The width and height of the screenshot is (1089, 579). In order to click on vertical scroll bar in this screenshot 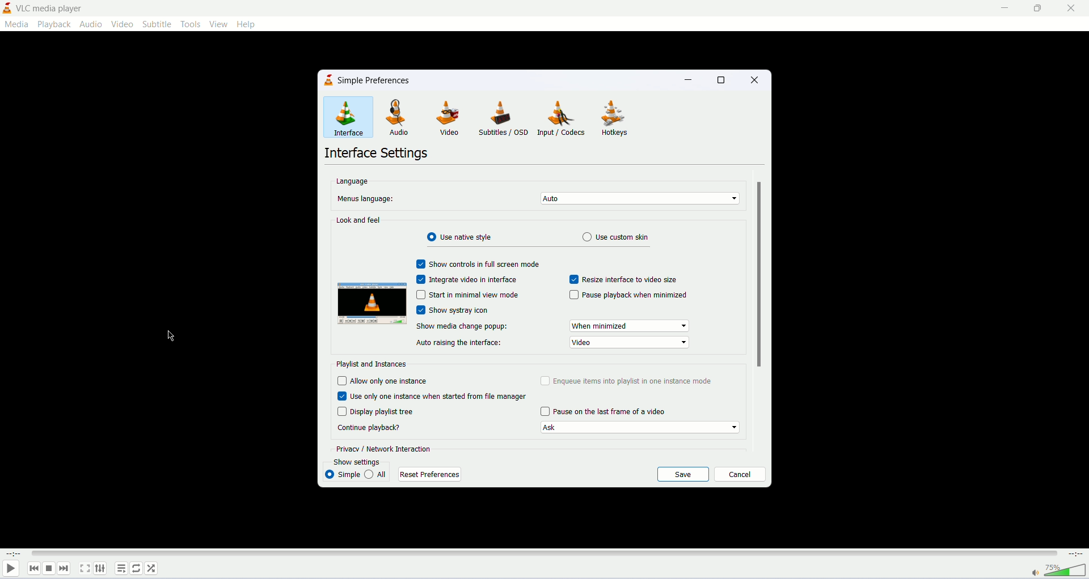, I will do `click(759, 273)`.